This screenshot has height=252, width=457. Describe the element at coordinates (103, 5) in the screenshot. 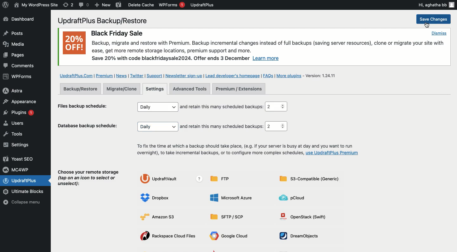

I see `New` at that location.